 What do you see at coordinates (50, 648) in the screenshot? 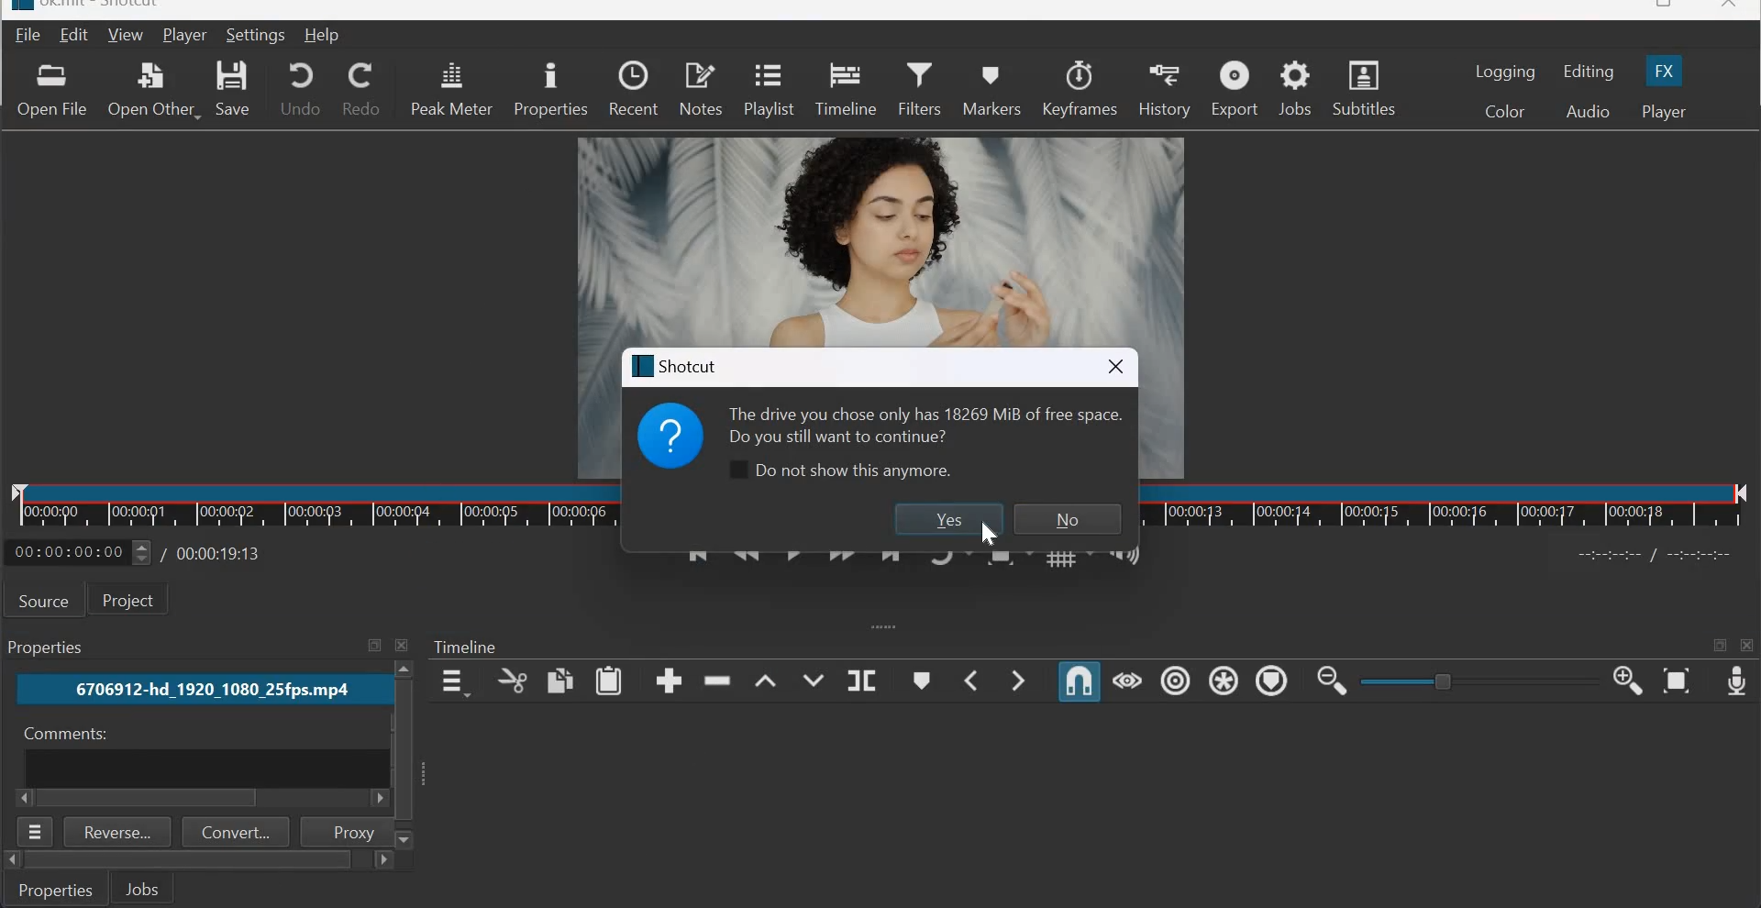
I see `Jobs` at bounding box center [50, 648].